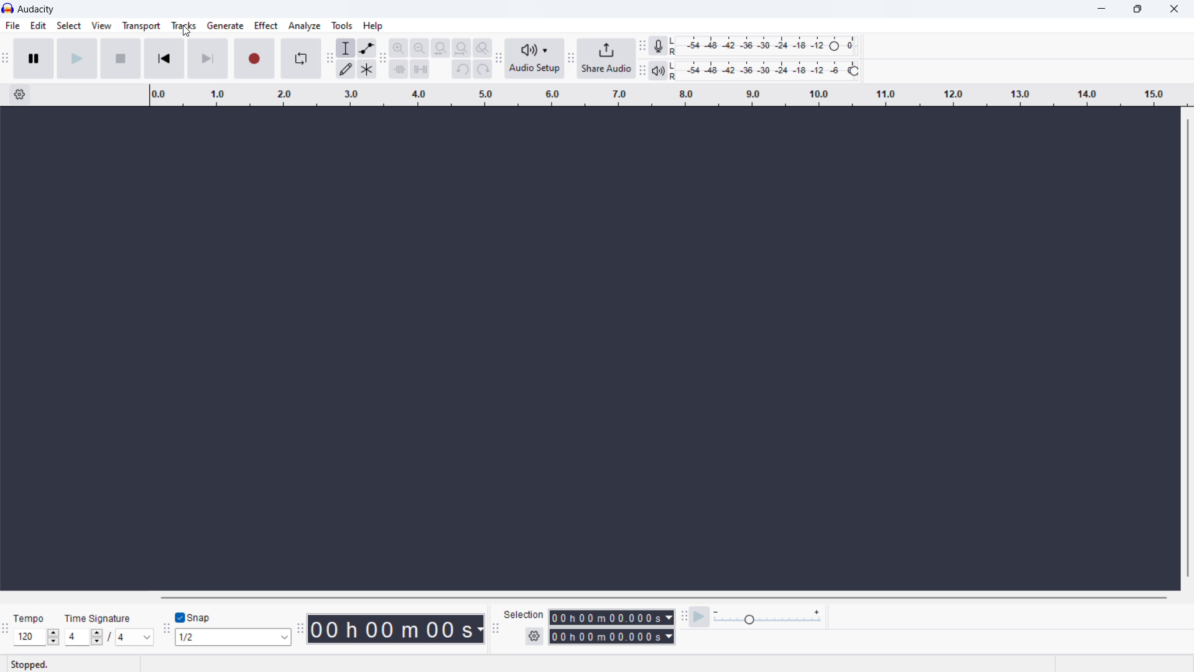  I want to click on undo, so click(461, 69).